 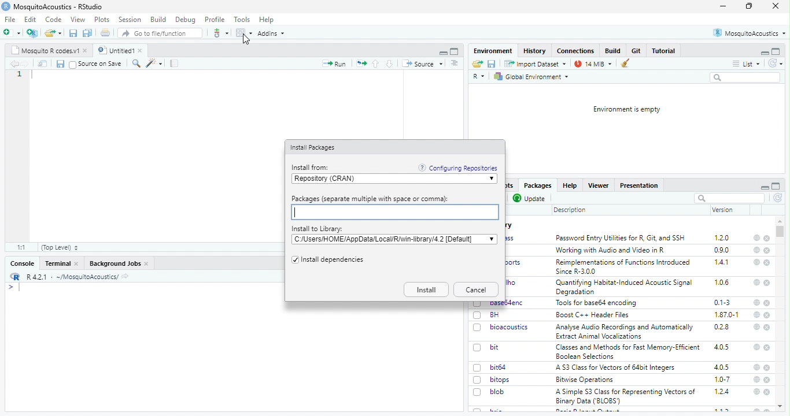 I want to click on Presentation, so click(x=639, y=186).